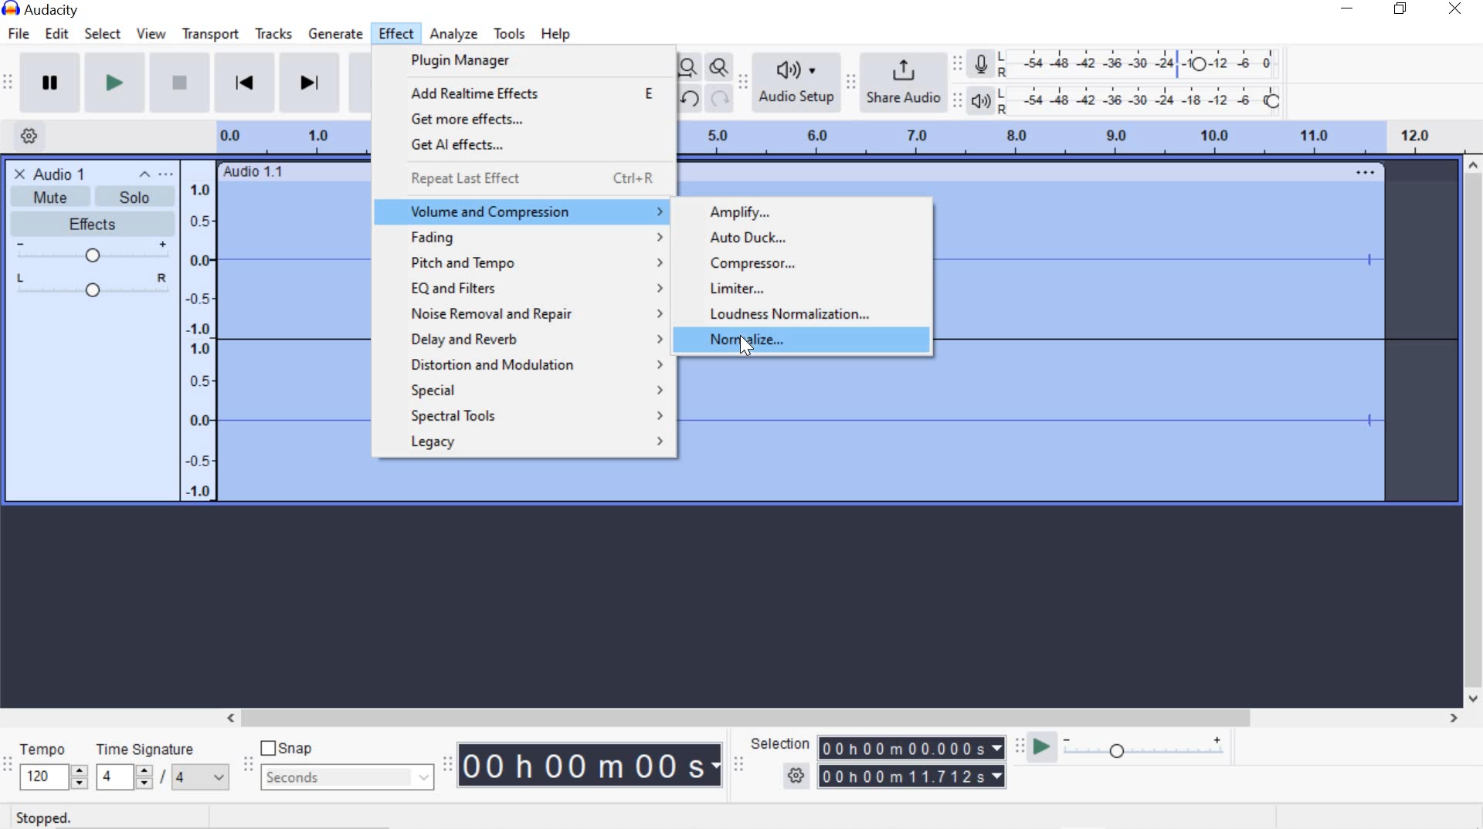 Image resolution: width=1483 pixels, height=829 pixels. What do you see at coordinates (720, 100) in the screenshot?
I see `redo` at bounding box center [720, 100].